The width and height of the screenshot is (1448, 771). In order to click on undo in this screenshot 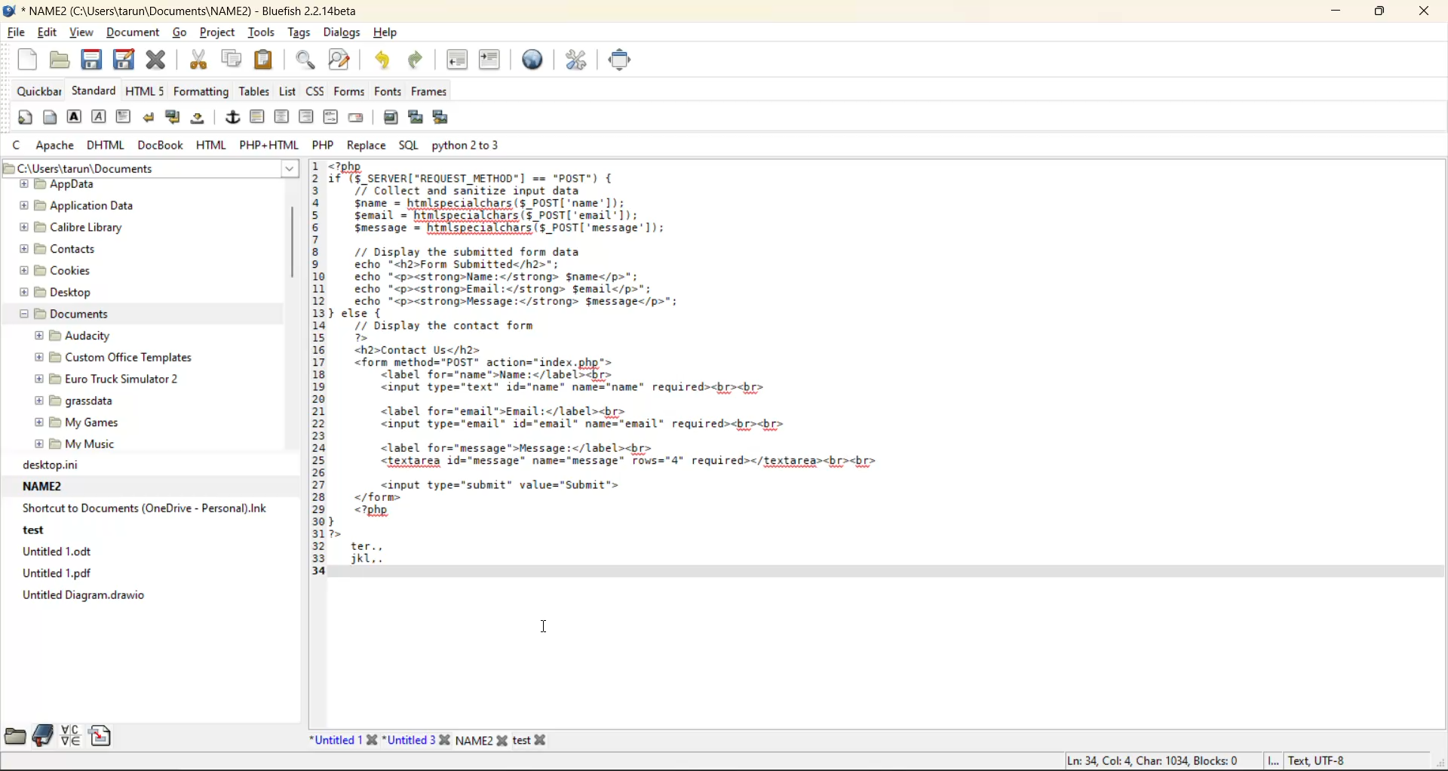, I will do `click(385, 60)`.